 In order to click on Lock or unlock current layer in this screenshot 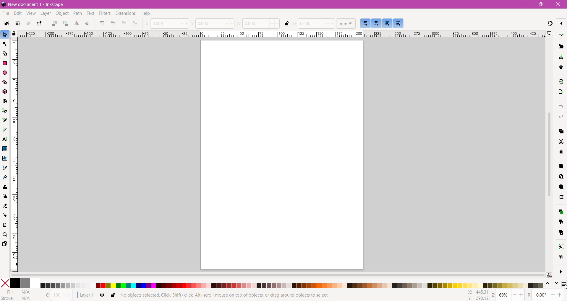, I will do `click(112, 295)`.